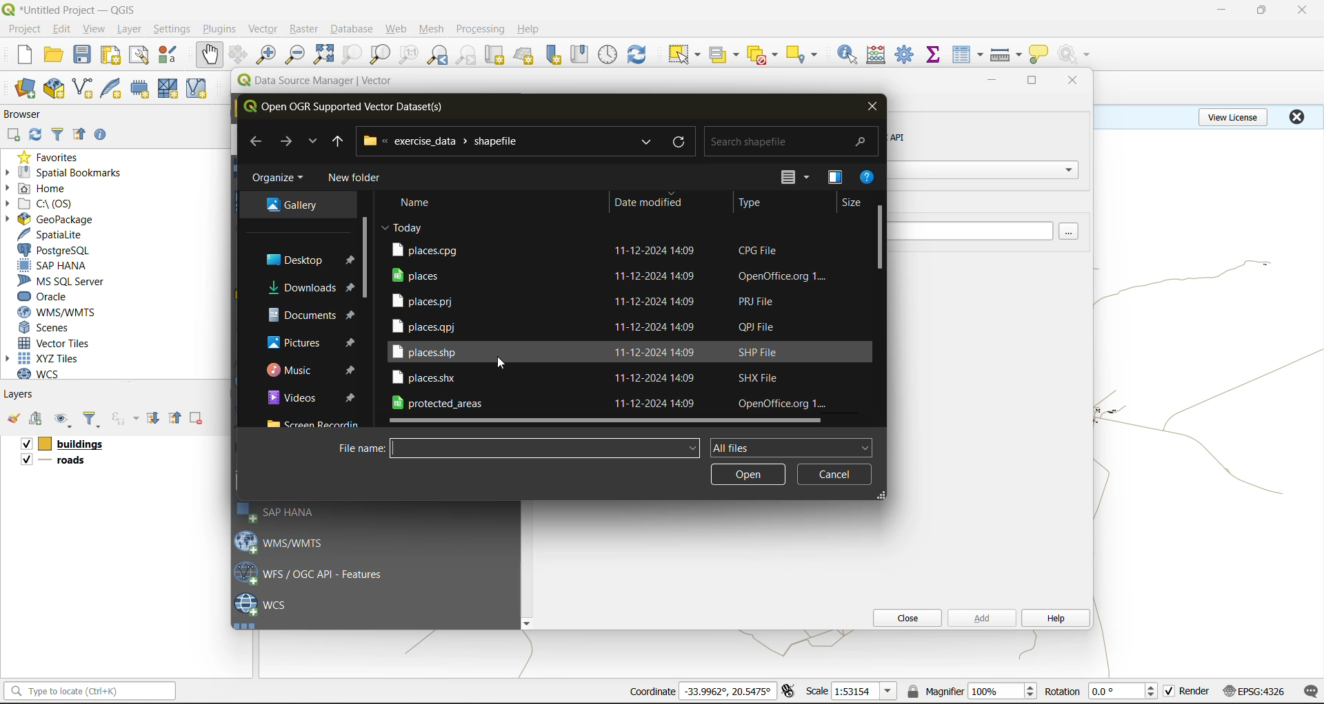 The image size is (1324, 704). I want to click on magnifier, so click(934, 691).